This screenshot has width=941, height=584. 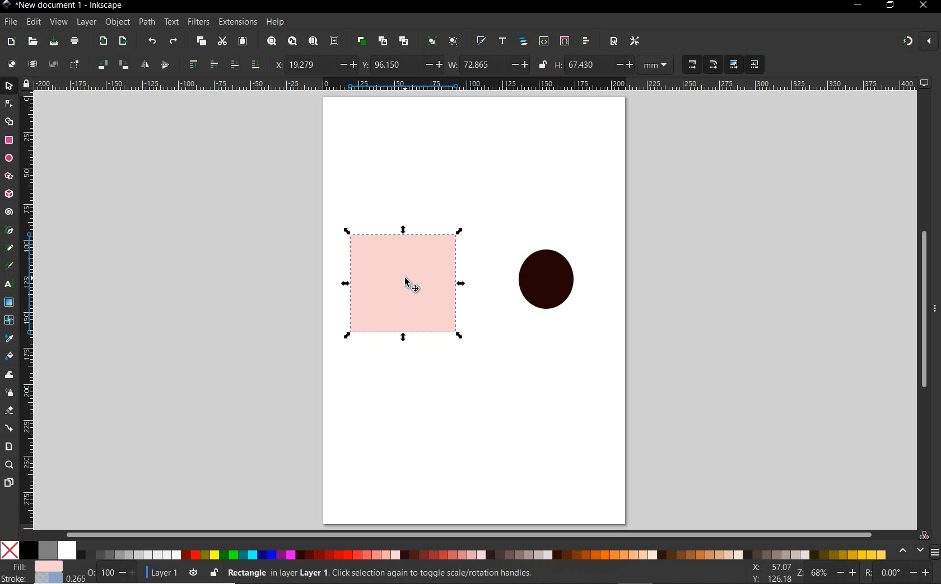 I want to click on xy coordinates, so click(x=775, y=573).